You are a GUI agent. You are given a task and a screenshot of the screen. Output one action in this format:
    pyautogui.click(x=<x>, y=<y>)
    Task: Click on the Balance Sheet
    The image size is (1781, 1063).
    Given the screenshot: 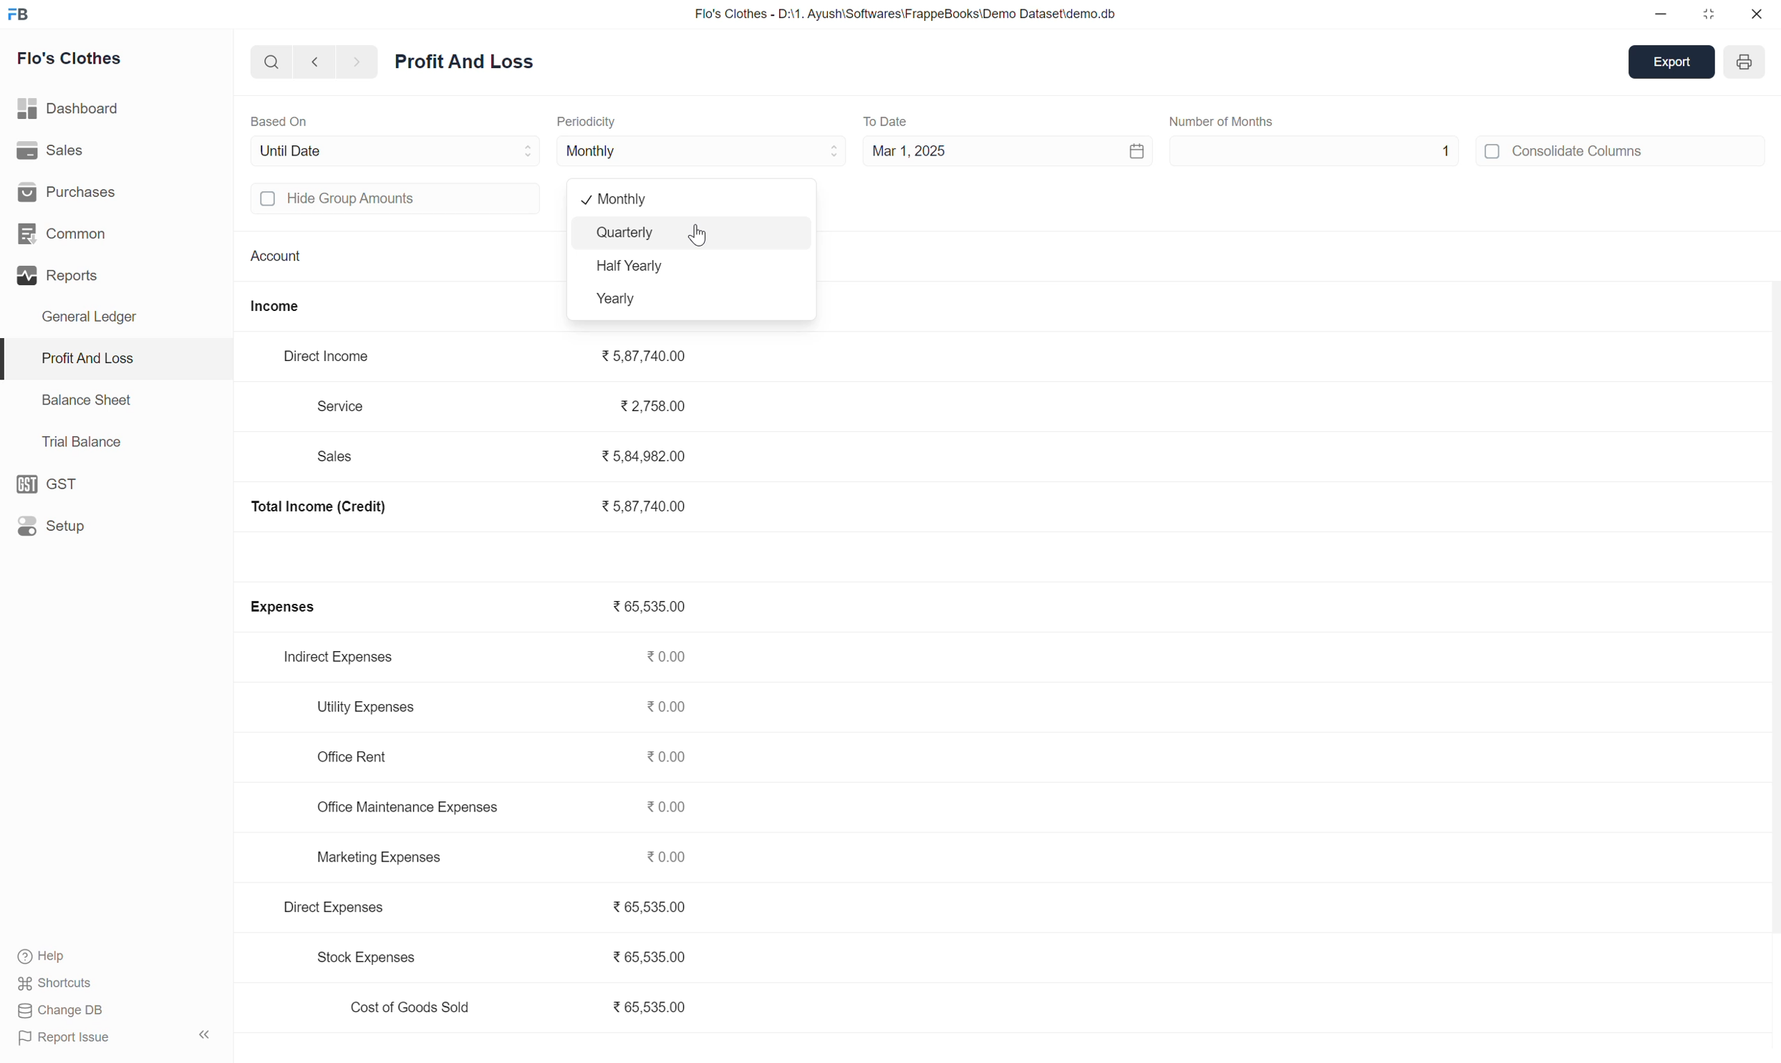 What is the action you would take?
    pyautogui.click(x=79, y=398)
    